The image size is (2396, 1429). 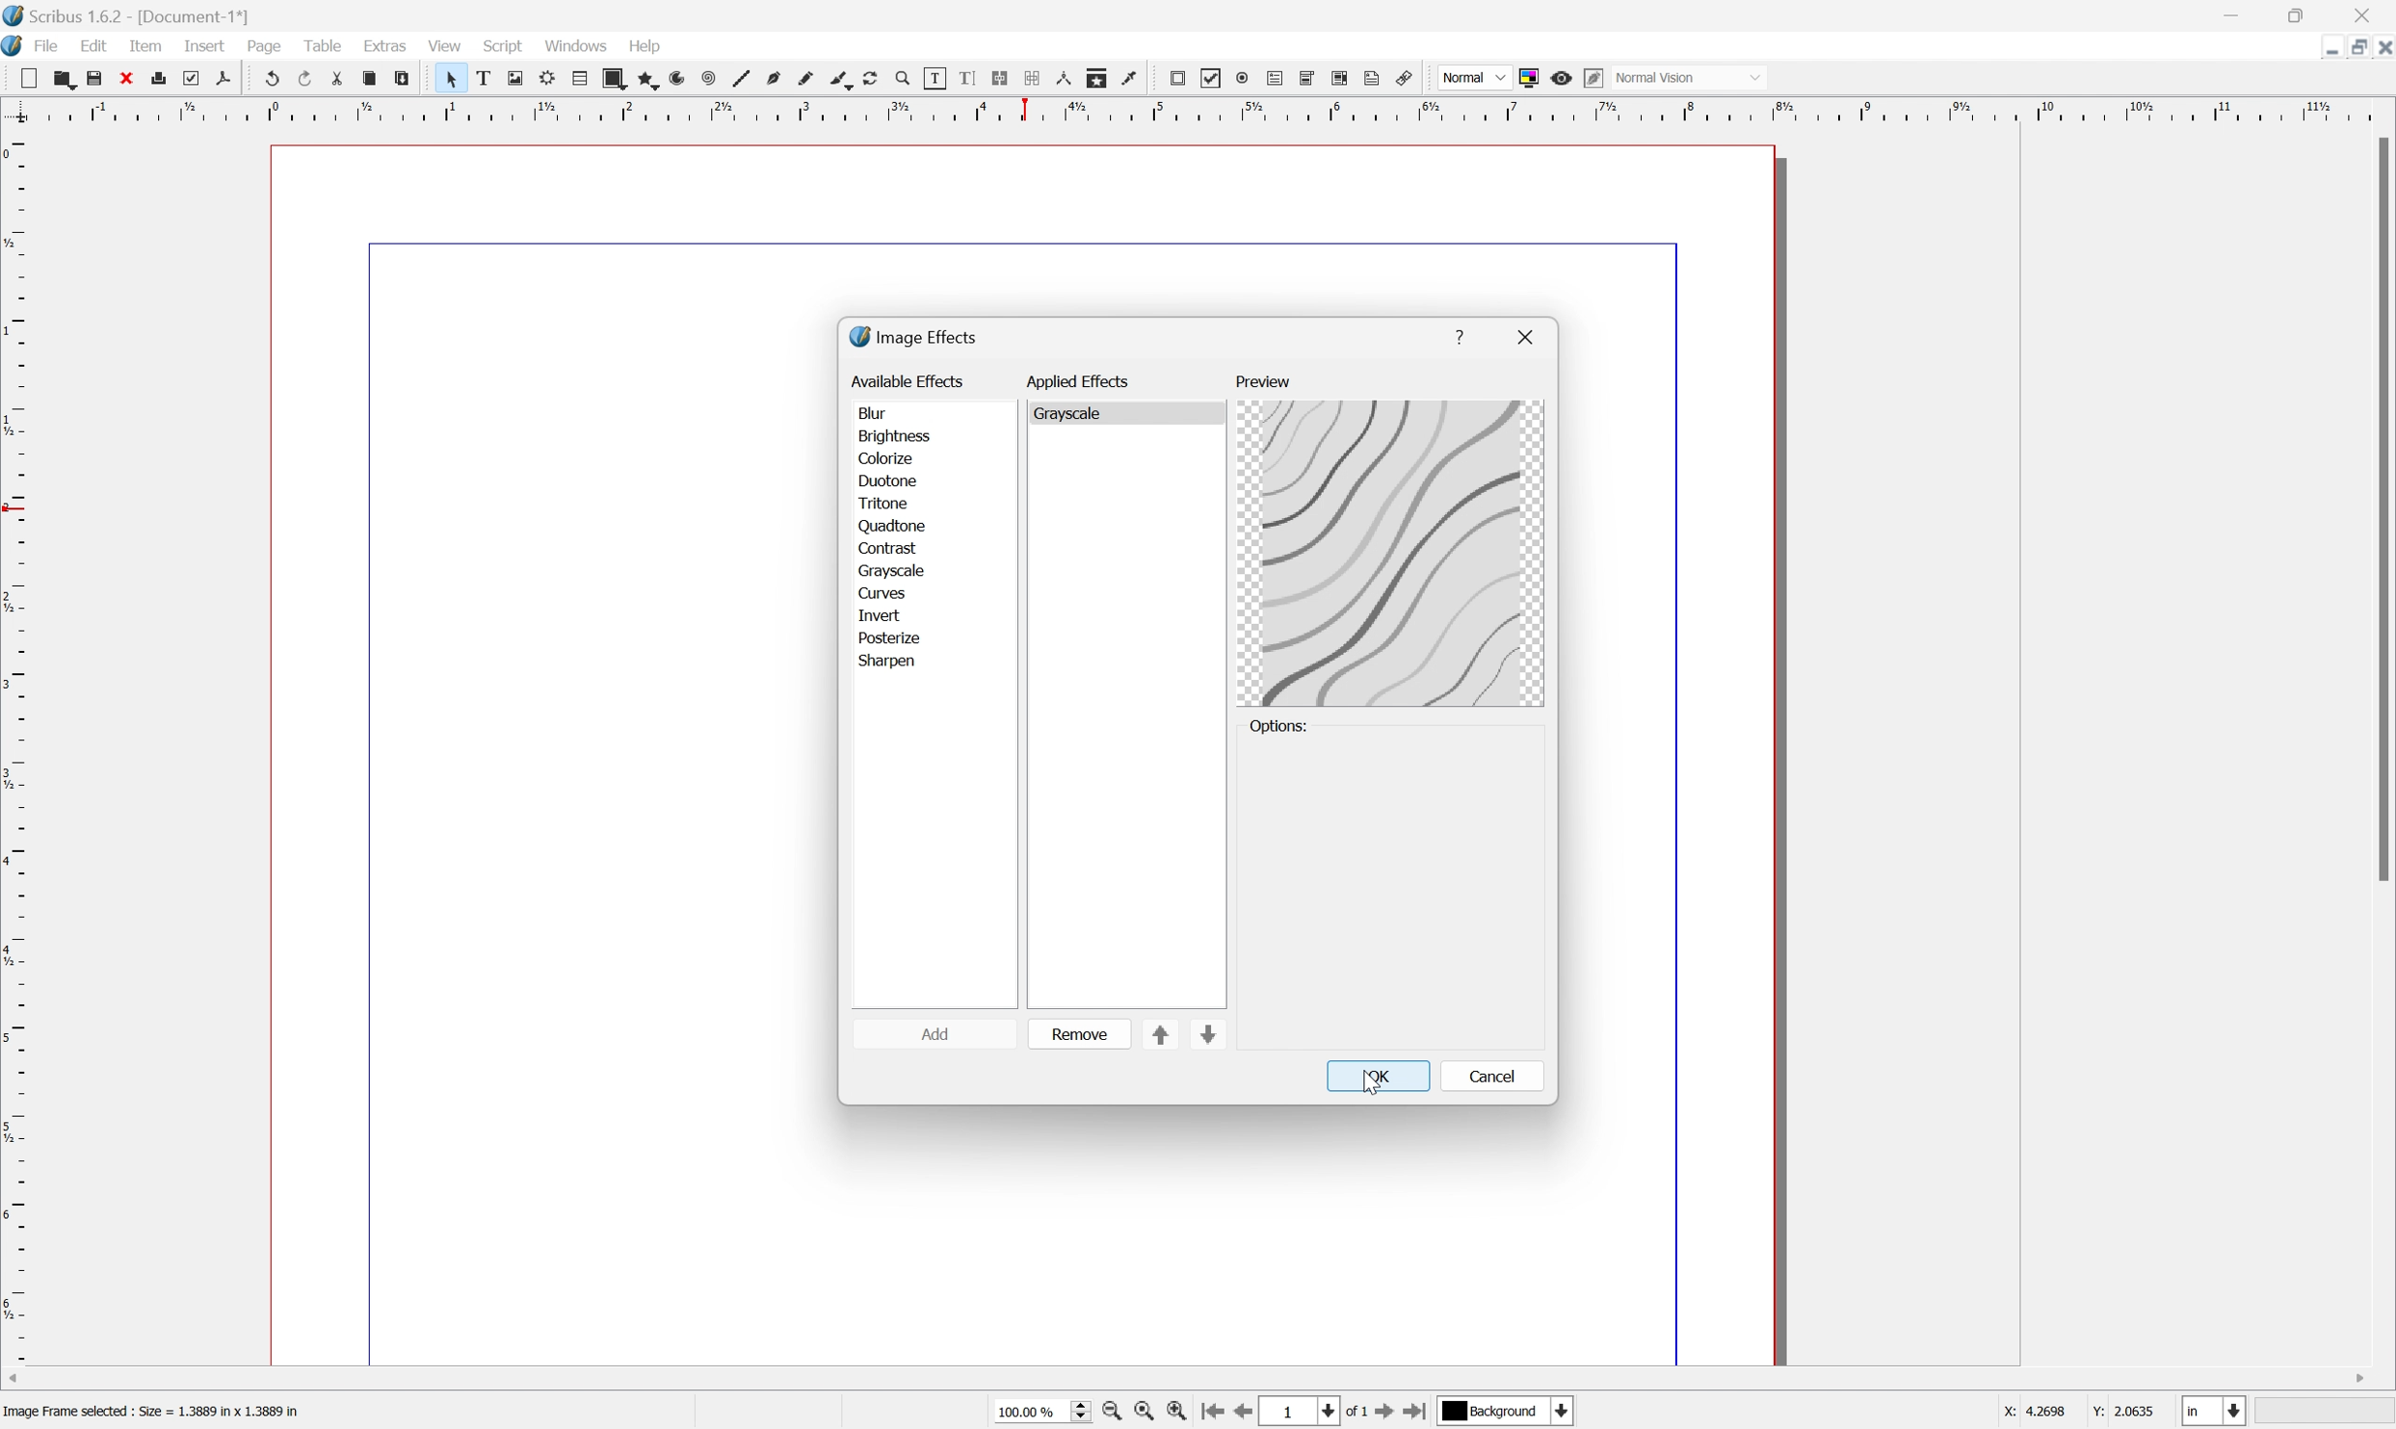 I want to click on preview, so click(x=1261, y=381).